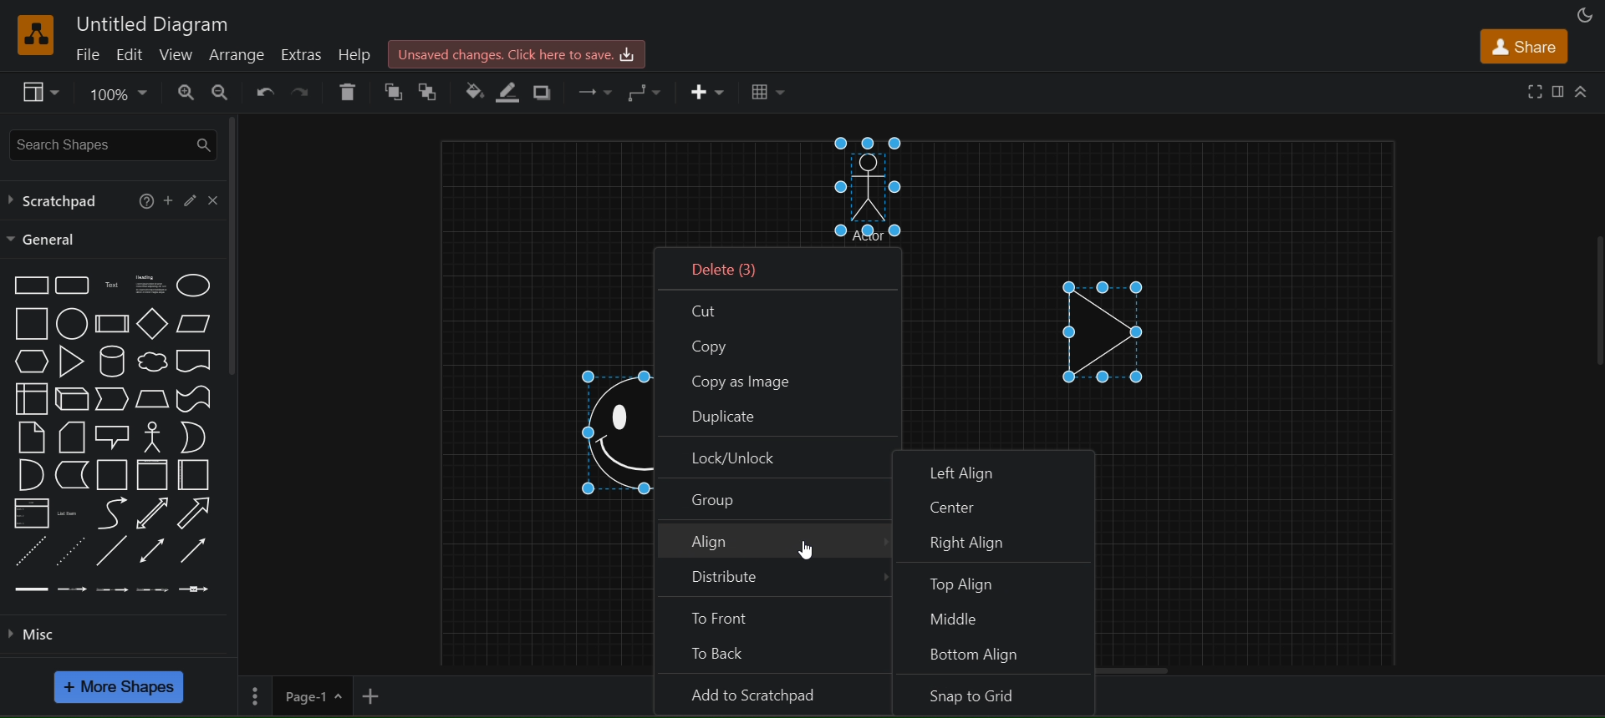 Image resolution: width=1605 pixels, height=718 pixels. I want to click on right align, so click(1003, 541).